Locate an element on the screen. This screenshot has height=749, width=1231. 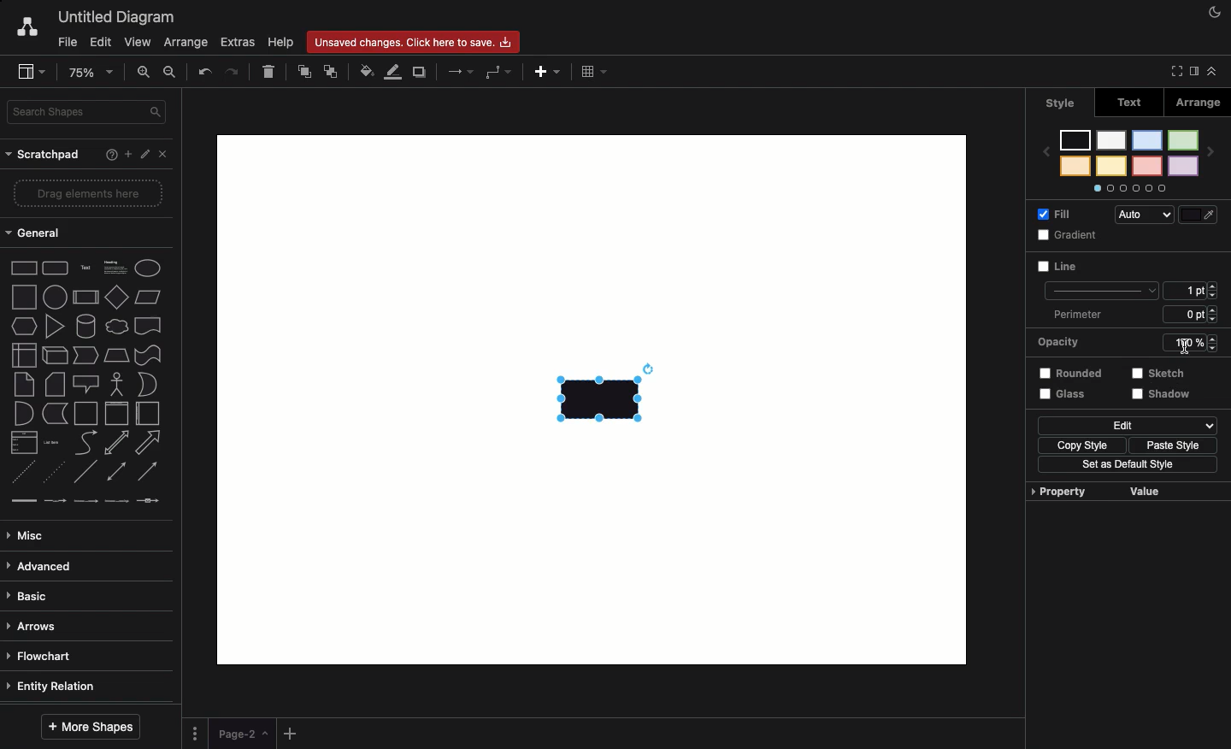
Close is located at coordinates (162, 156).